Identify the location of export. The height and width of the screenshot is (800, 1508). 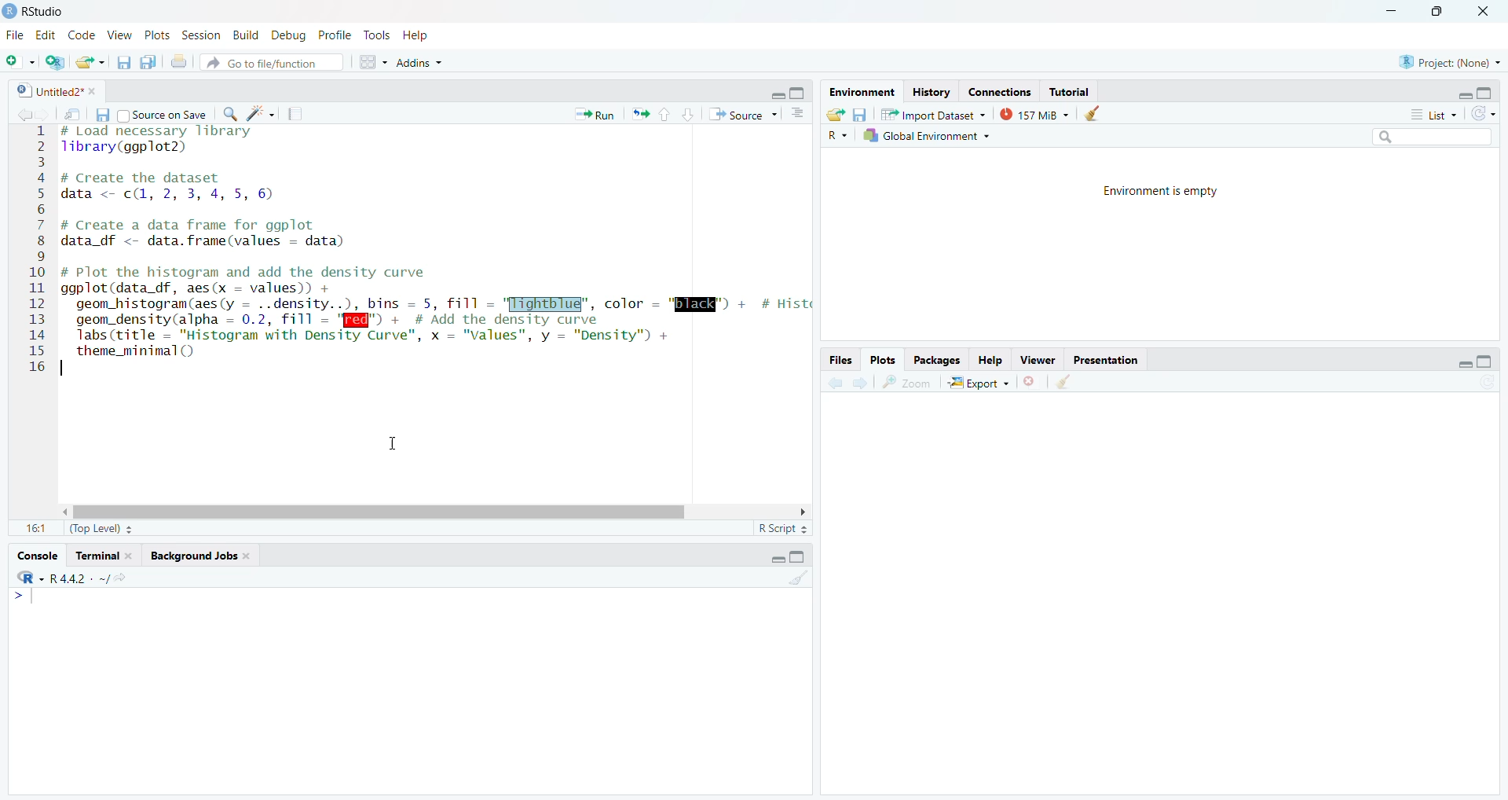
(977, 383).